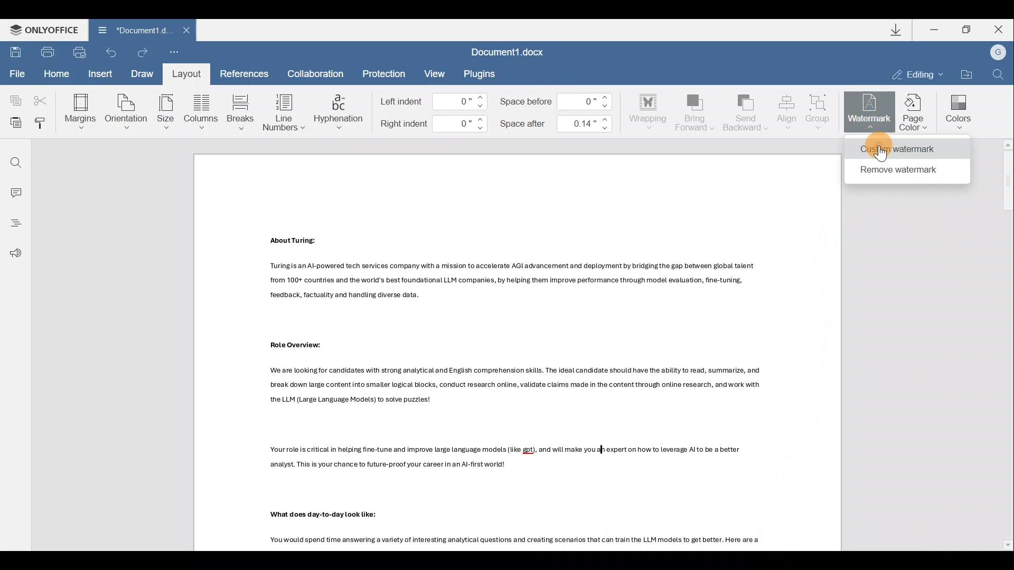 The height and width of the screenshot is (570, 1014). What do you see at coordinates (41, 99) in the screenshot?
I see `Cut` at bounding box center [41, 99].